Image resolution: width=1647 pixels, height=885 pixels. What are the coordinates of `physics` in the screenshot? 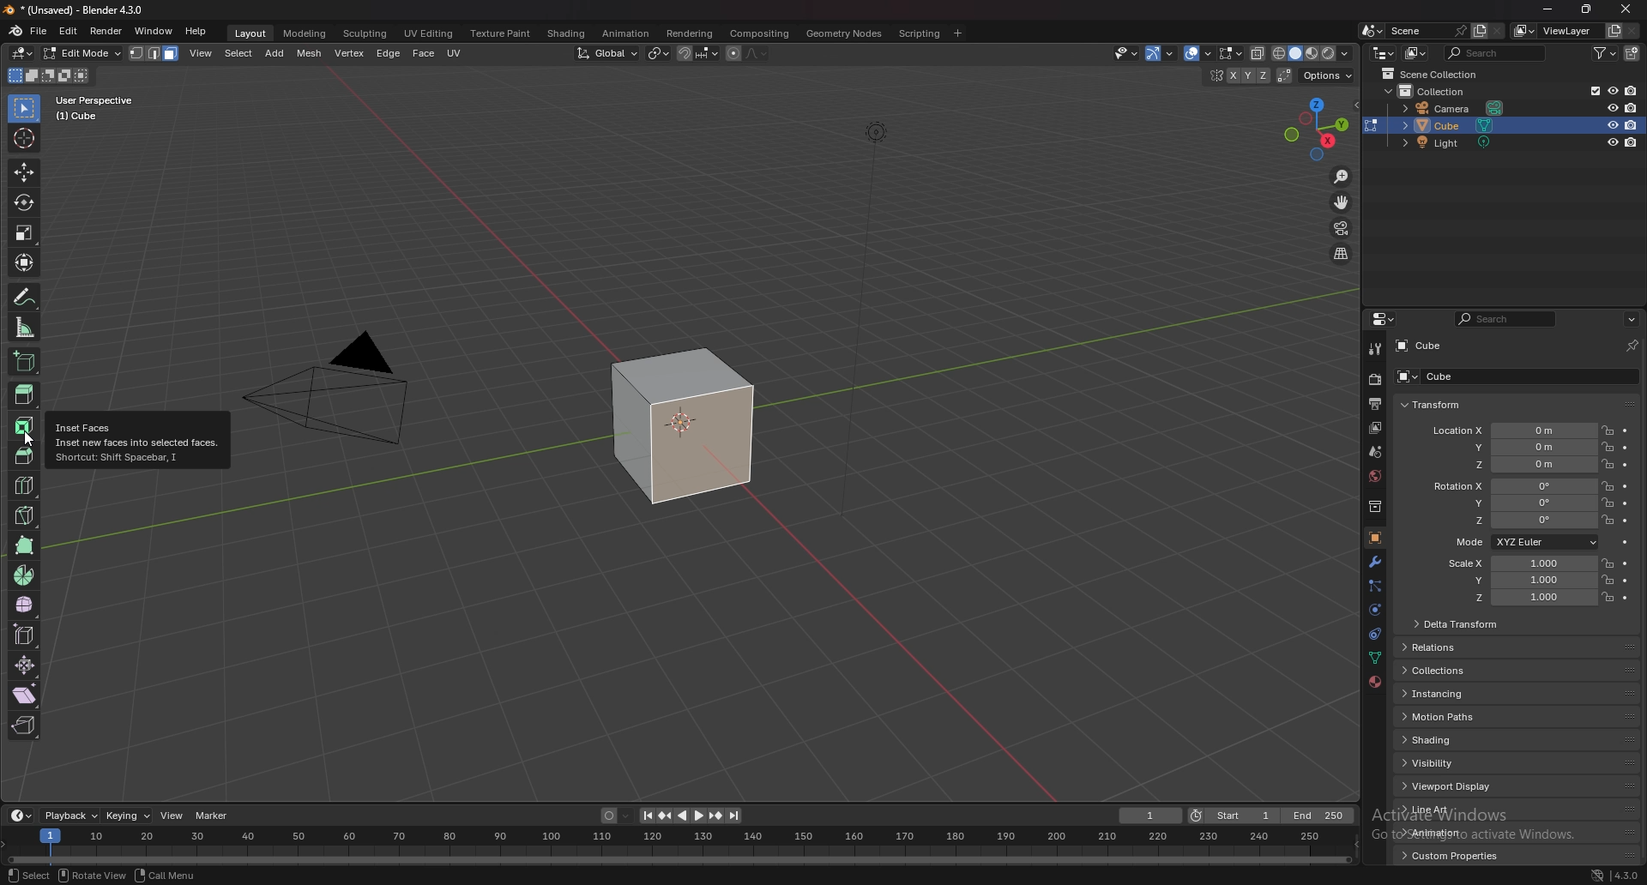 It's located at (1374, 611).